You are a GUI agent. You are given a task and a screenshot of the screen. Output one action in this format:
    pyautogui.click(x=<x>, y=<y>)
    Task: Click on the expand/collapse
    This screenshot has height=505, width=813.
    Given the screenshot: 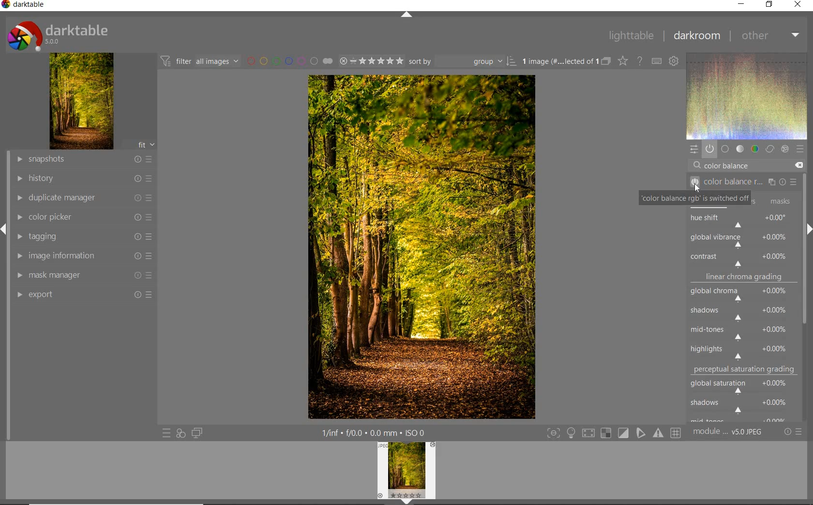 What is the action you would take?
    pyautogui.click(x=807, y=229)
    